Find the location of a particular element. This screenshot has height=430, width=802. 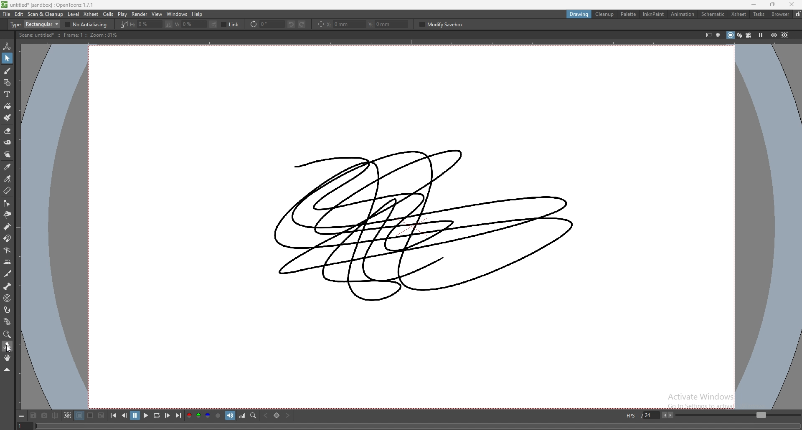

blue channel is located at coordinates (207, 415).